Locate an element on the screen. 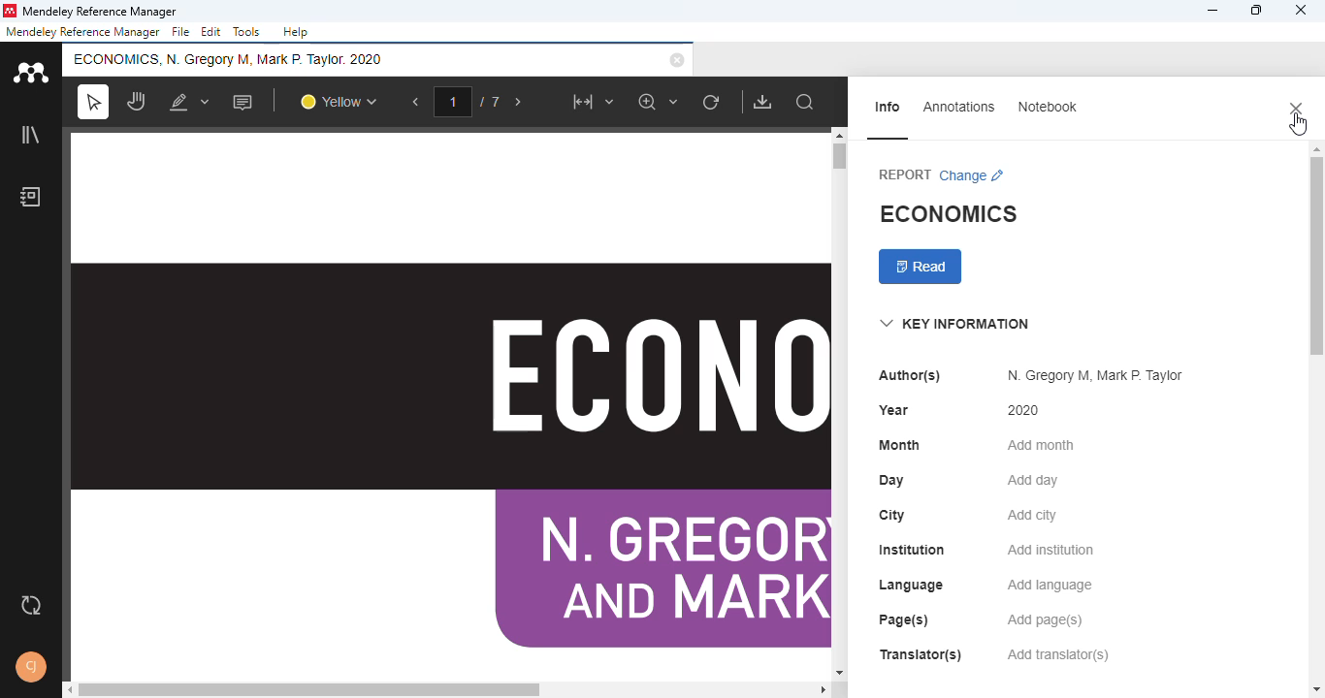 Image resolution: width=1325 pixels, height=698 pixels. day is located at coordinates (892, 482).